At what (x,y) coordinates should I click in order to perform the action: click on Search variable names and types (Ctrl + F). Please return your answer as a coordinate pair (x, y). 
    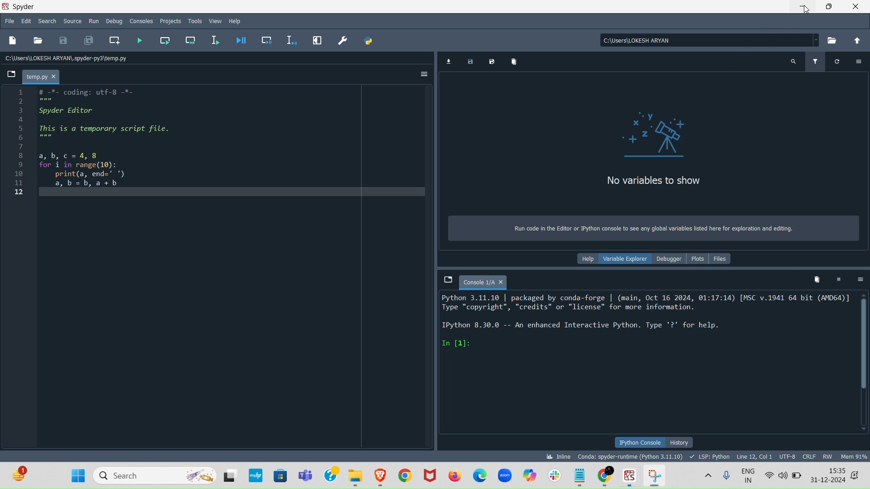
    Looking at the image, I should click on (792, 63).